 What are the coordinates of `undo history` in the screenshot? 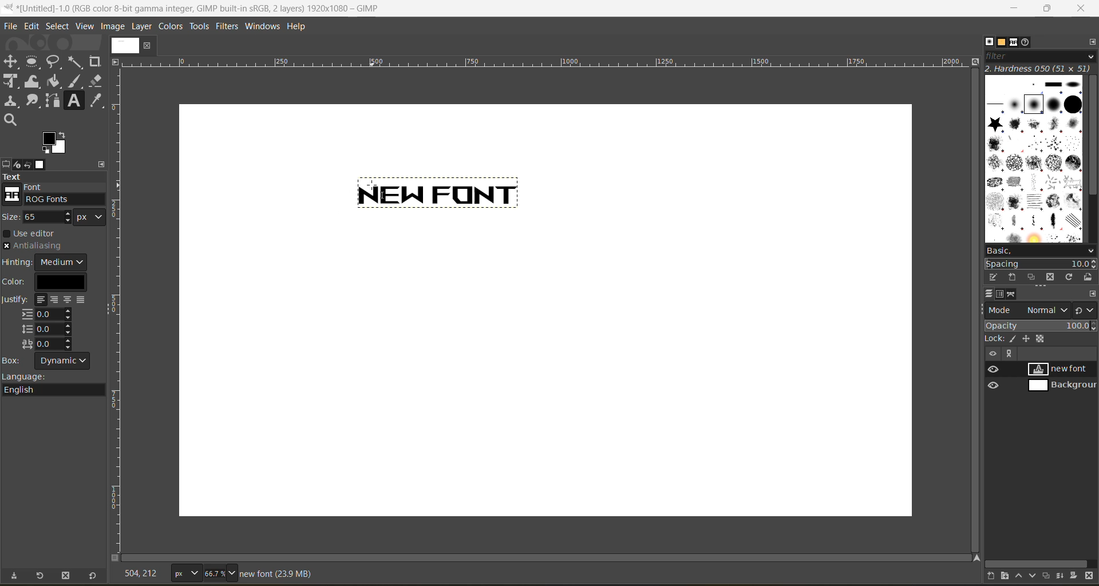 It's located at (26, 163).